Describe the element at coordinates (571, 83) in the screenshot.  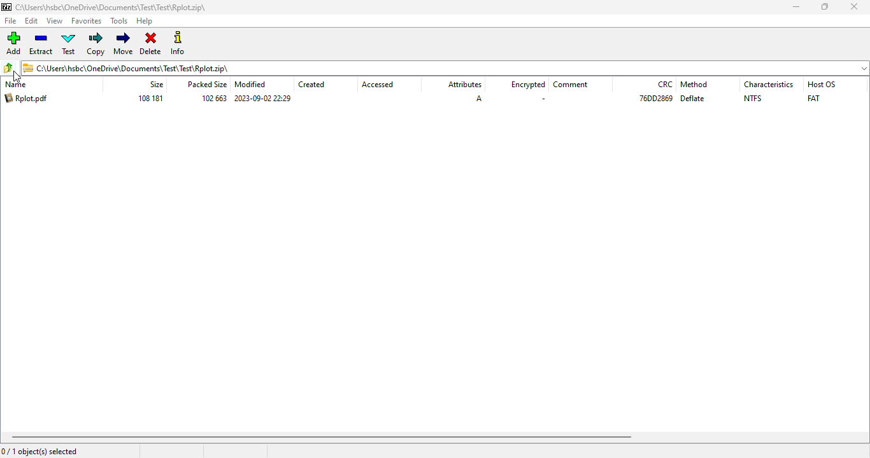
I see `comment` at that location.